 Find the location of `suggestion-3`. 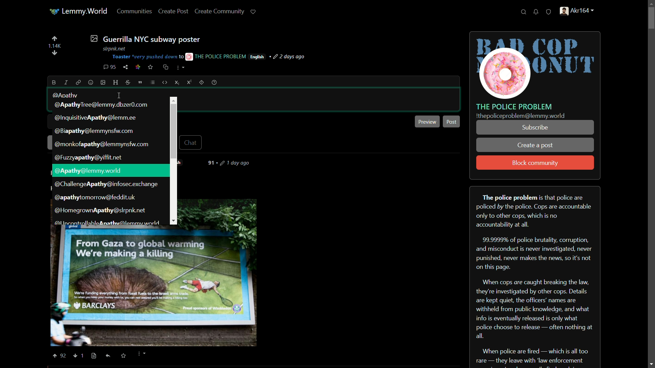

suggestion-3 is located at coordinates (93, 132).